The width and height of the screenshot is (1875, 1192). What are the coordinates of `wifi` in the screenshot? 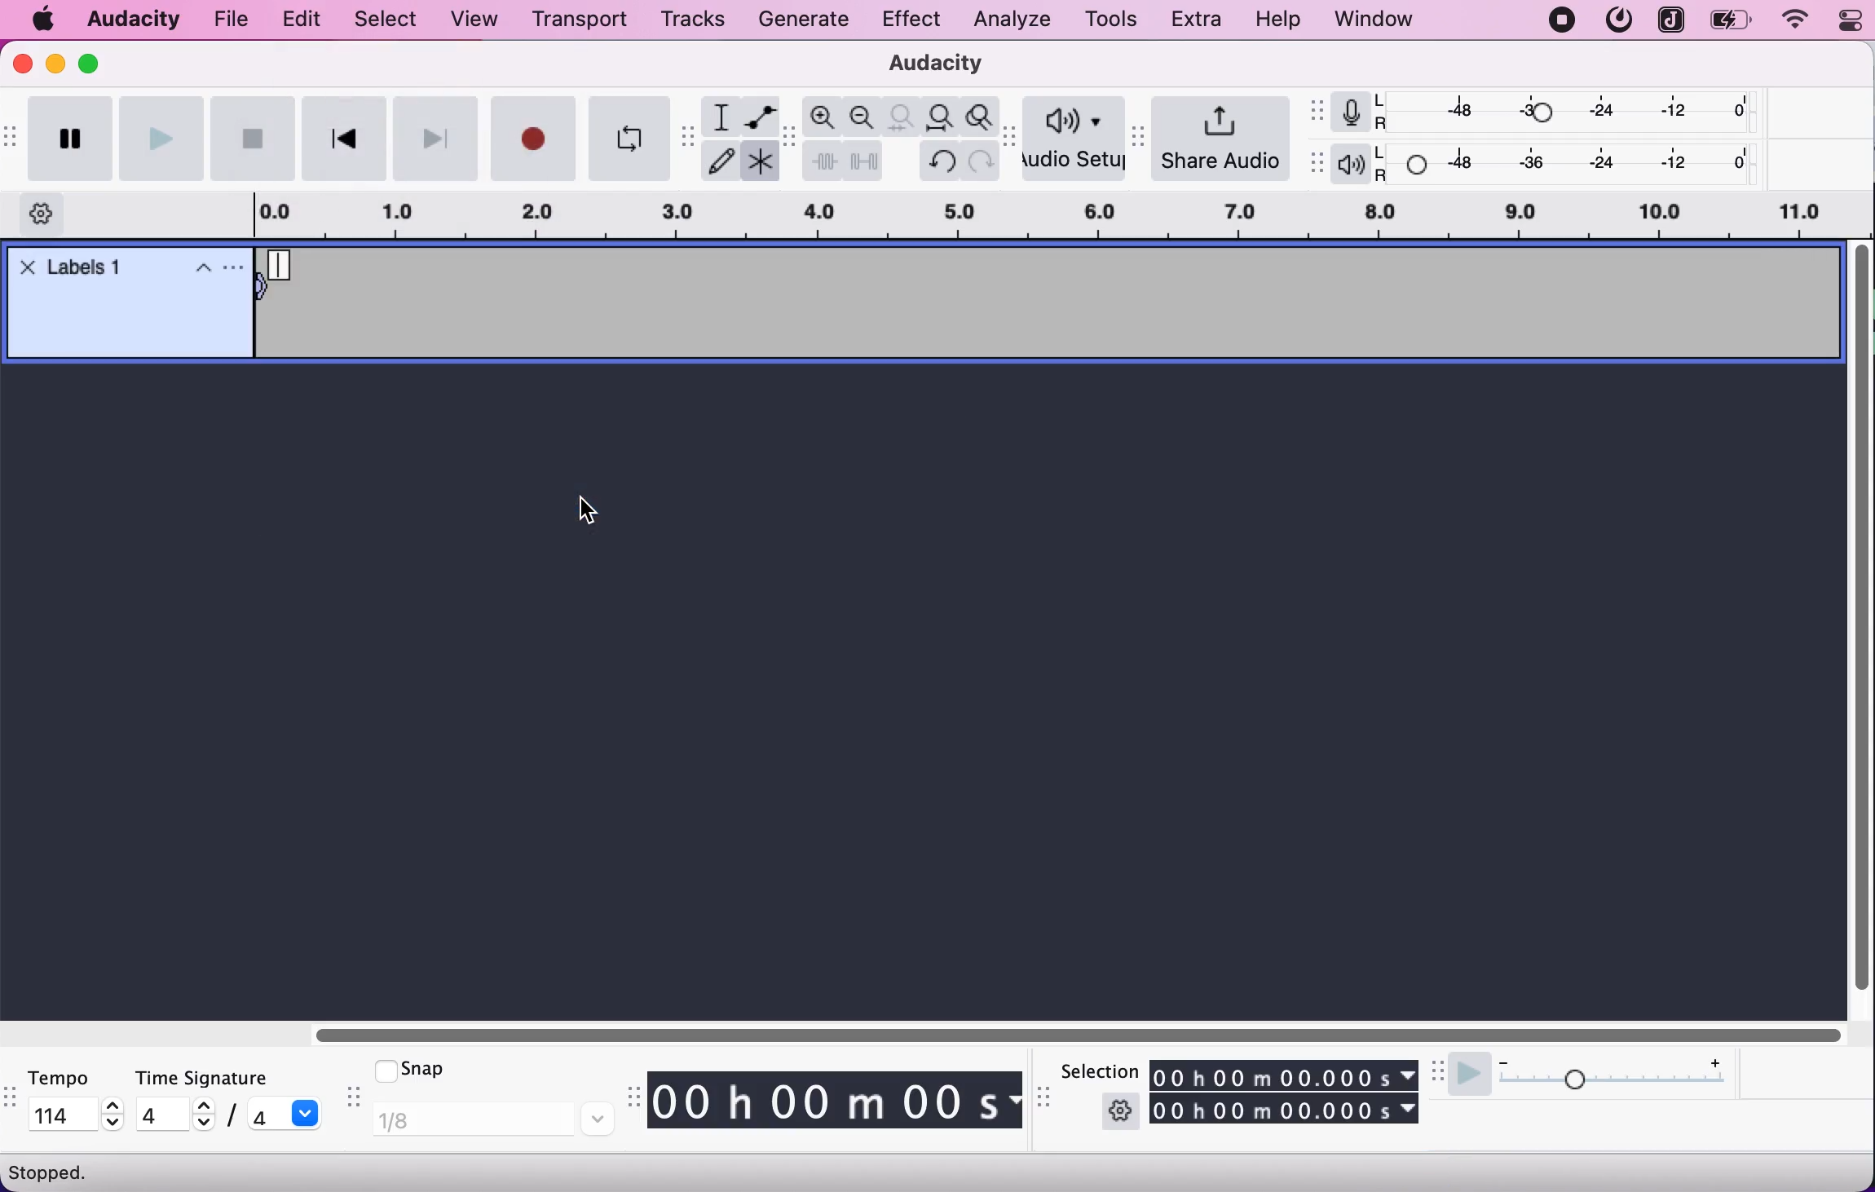 It's located at (1793, 20).